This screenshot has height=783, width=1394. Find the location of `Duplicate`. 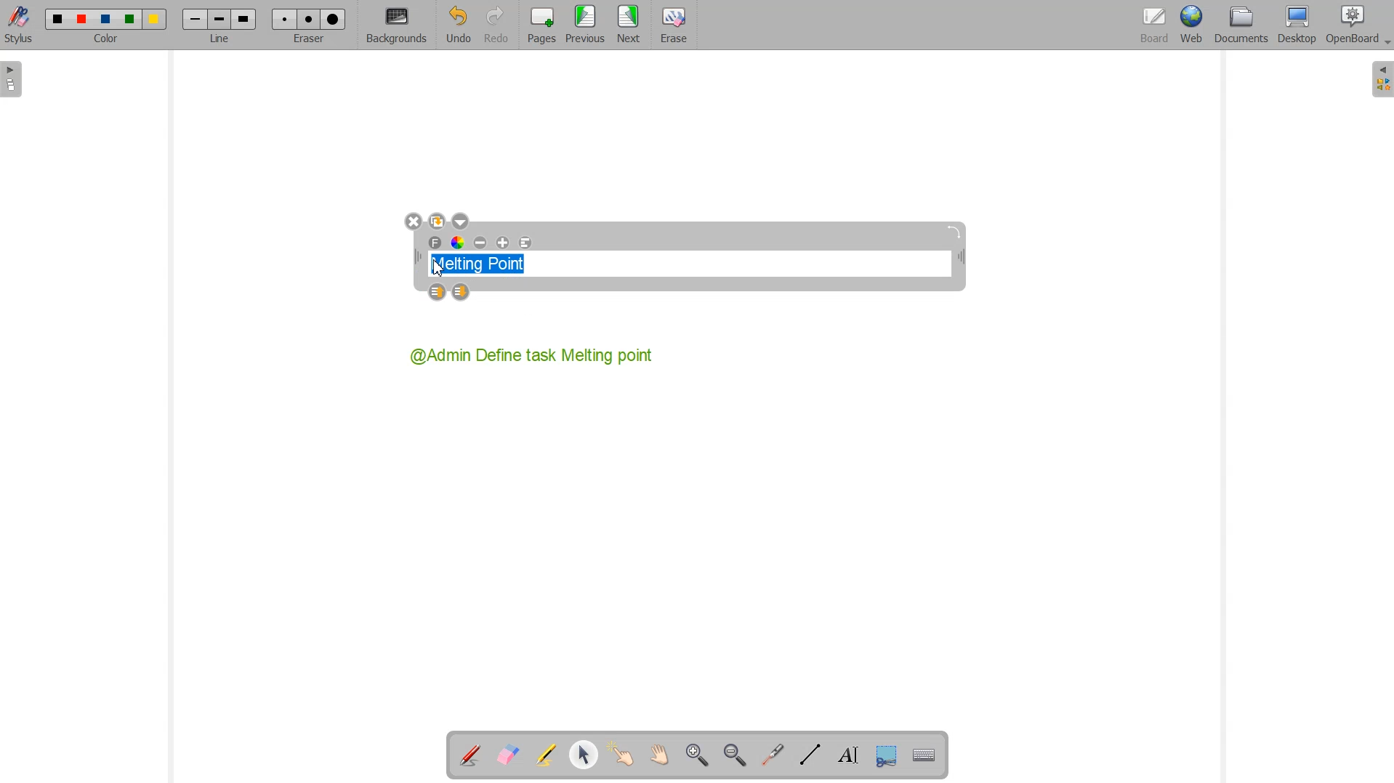

Duplicate is located at coordinates (437, 221).